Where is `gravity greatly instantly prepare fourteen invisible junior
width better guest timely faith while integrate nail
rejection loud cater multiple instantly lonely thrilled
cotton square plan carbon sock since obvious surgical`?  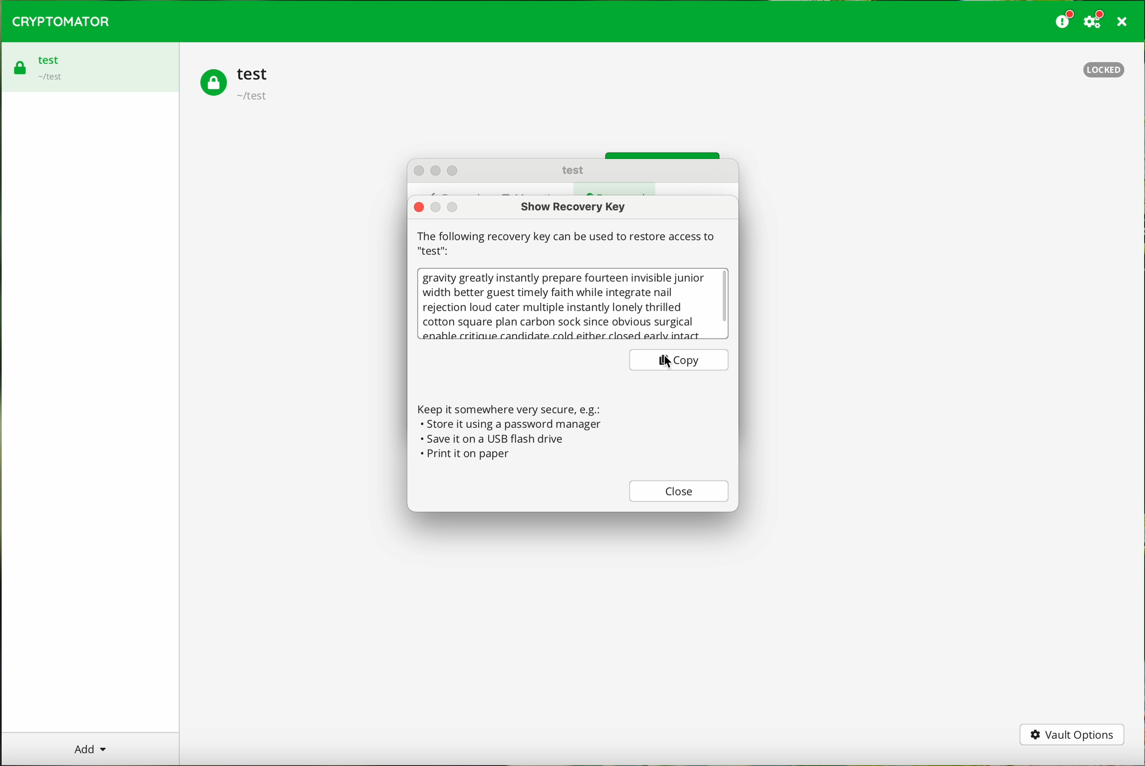
gravity greatly instantly prepare fourteen invisible junior
width better guest timely faith while integrate nail
rejection loud cater multiple instantly lonely thrilled
cotton square plan carbon sock since obvious surgical is located at coordinates (563, 305).